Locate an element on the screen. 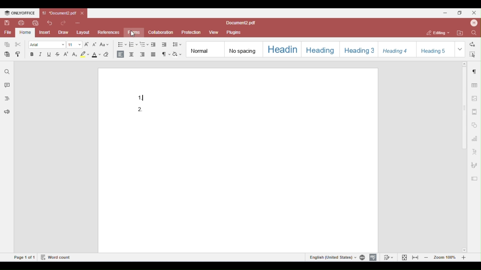 The height and width of the screenshot is (270, 481). heading 4 is located at coordinates (396, 49).